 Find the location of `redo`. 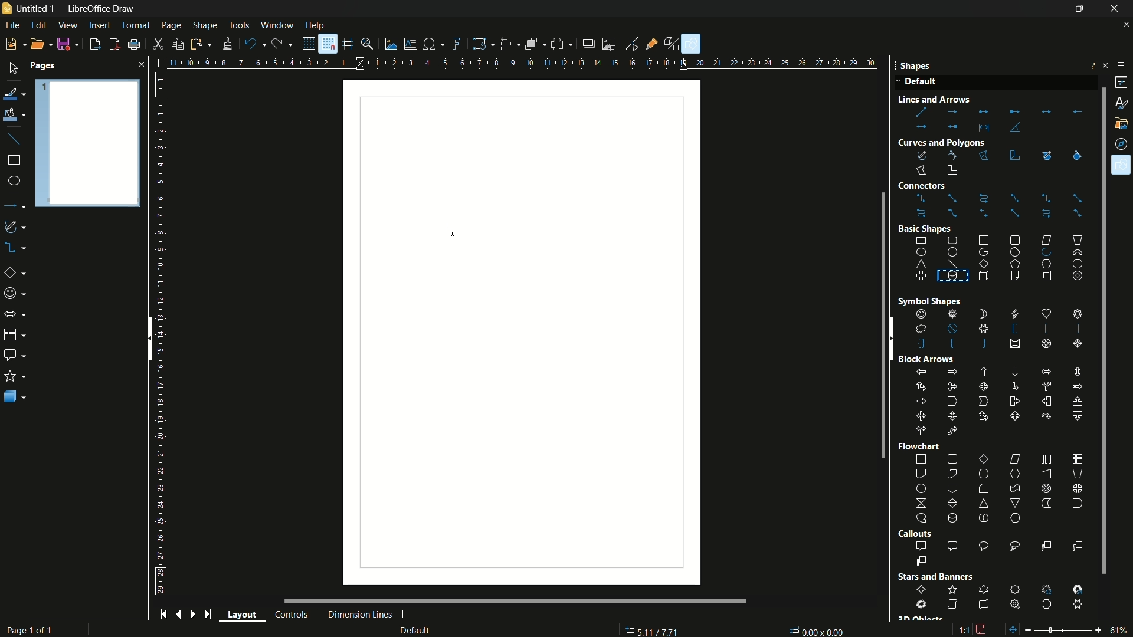

redo is located at coordinates (282, 43).